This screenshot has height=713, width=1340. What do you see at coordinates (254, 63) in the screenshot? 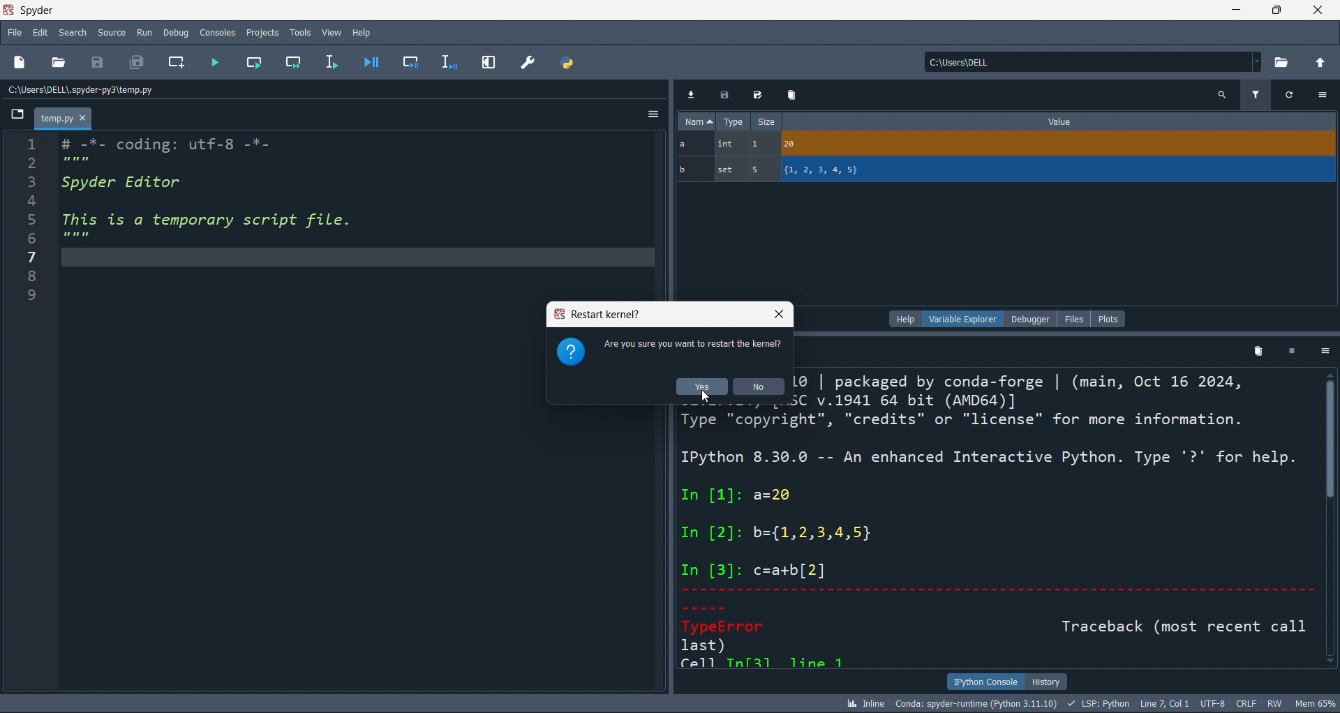
I see `run cell` at bounding box center [254, 63].